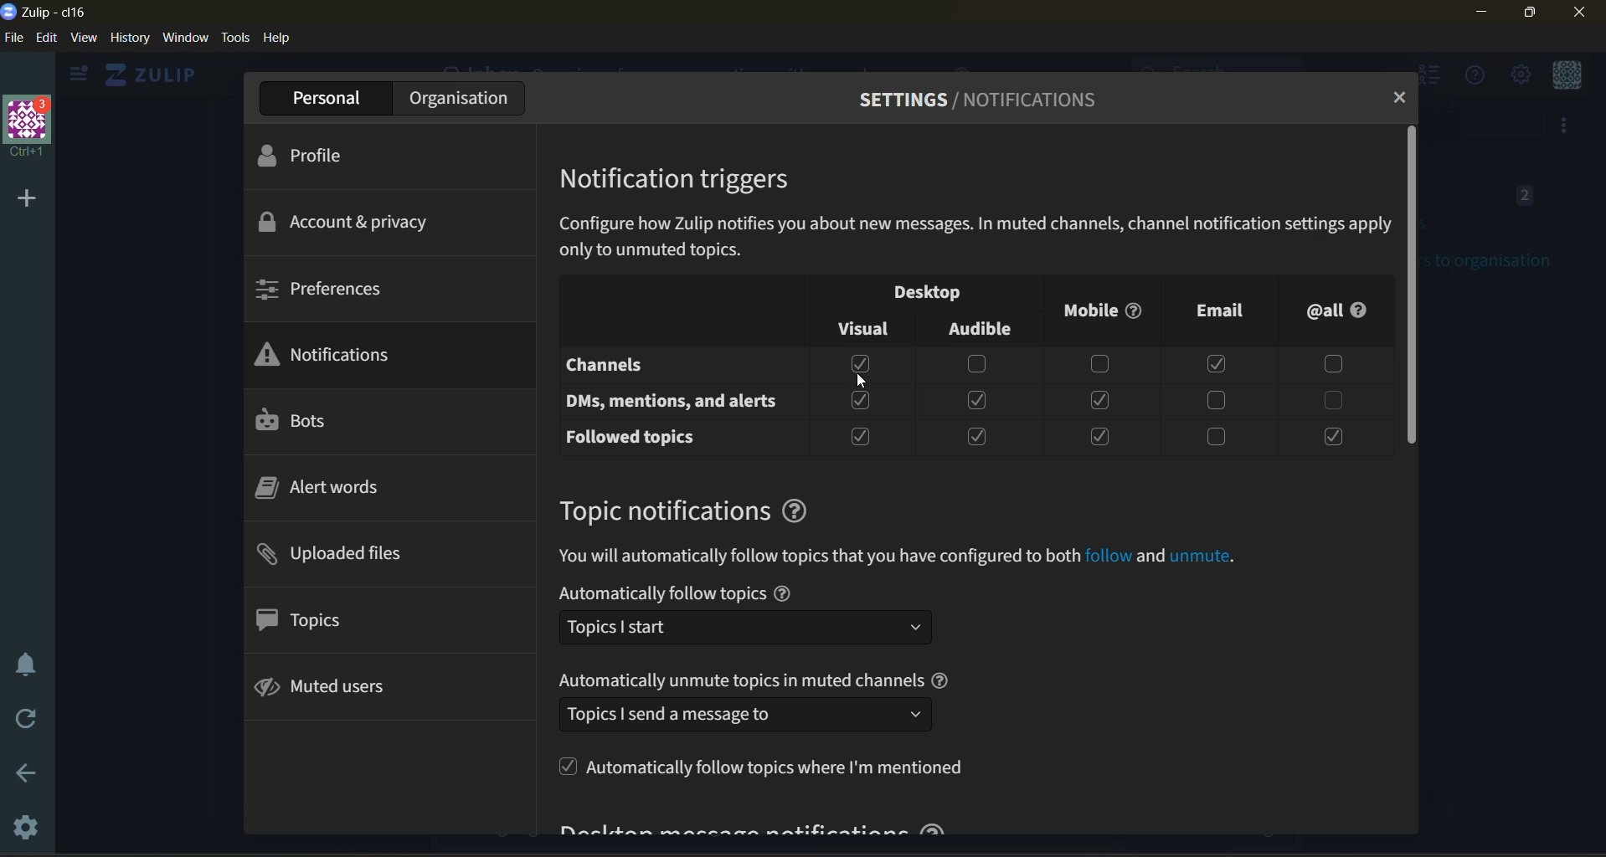 The width and height of the screenshot is (1606, 857). What do you see at coordinates (1331, 438) in the screenshot?
I see `checkbox` at bounding box center [1331, 438].